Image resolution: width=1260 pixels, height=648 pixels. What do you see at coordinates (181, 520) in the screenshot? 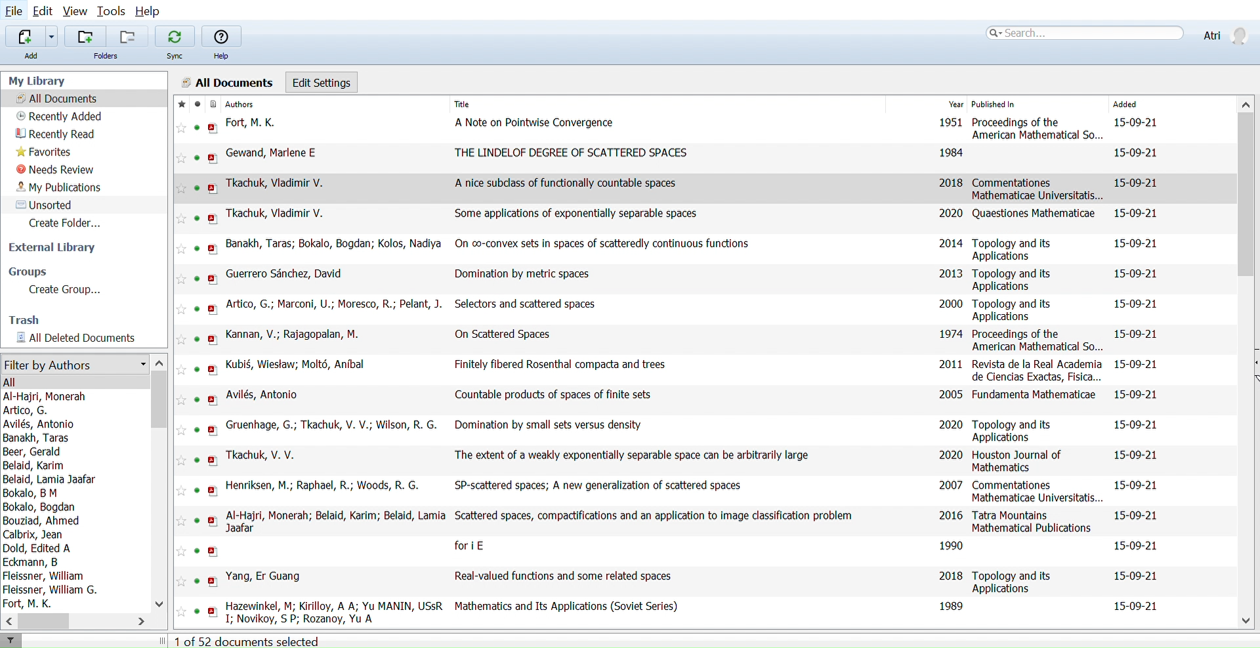
I see `Add this reference to favorites` at bounding box center [181, 520].